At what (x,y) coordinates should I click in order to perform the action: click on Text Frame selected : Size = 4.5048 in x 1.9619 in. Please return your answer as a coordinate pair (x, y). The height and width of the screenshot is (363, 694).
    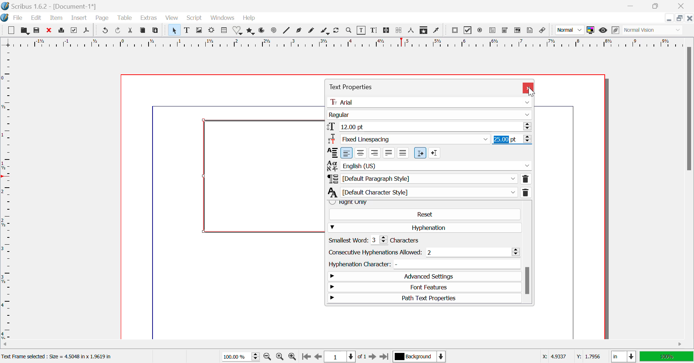
    Looking at the image, I should click on (60, 357).